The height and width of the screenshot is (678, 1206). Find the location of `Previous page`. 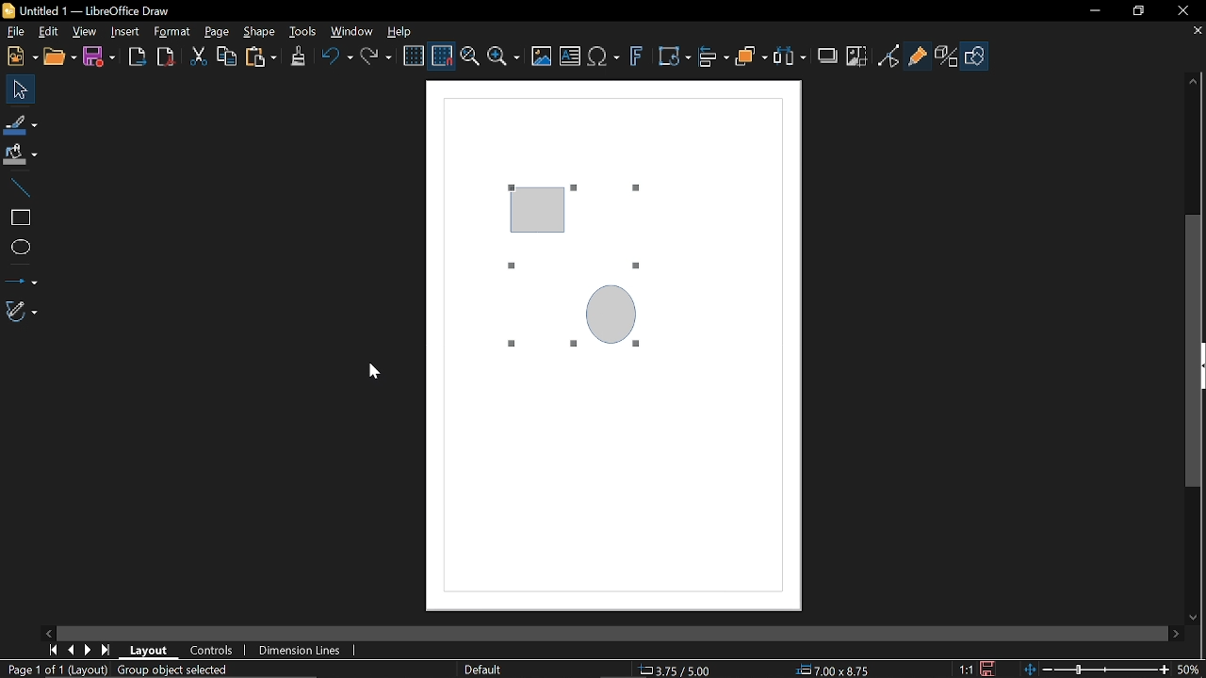

Previous page is located at coordinates (73, 650).